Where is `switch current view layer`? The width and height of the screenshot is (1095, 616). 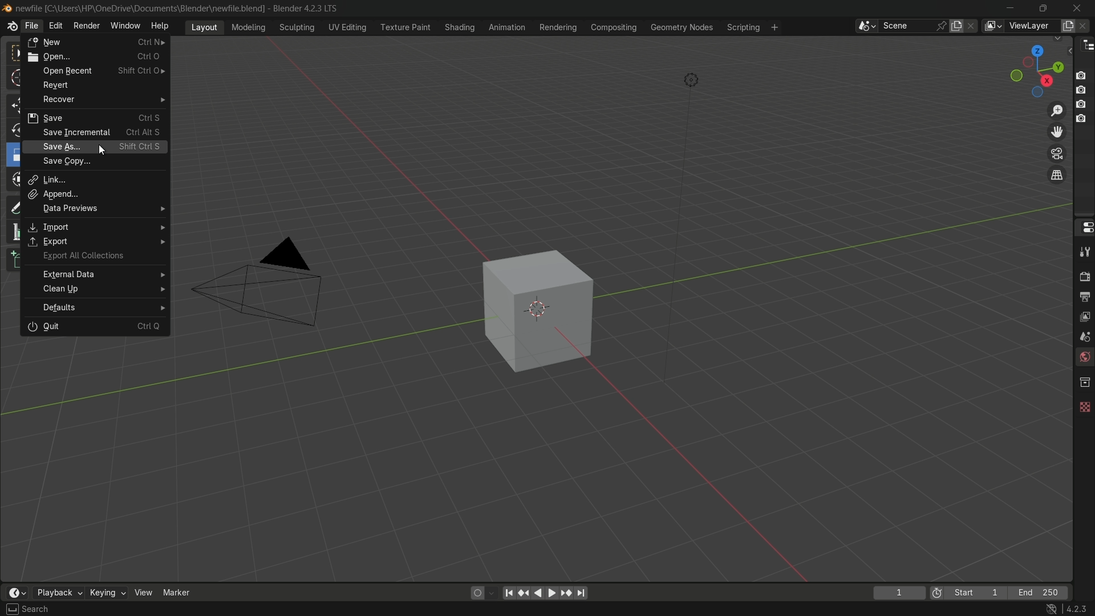
switch current view layer is located at coordinates (1057, 176).